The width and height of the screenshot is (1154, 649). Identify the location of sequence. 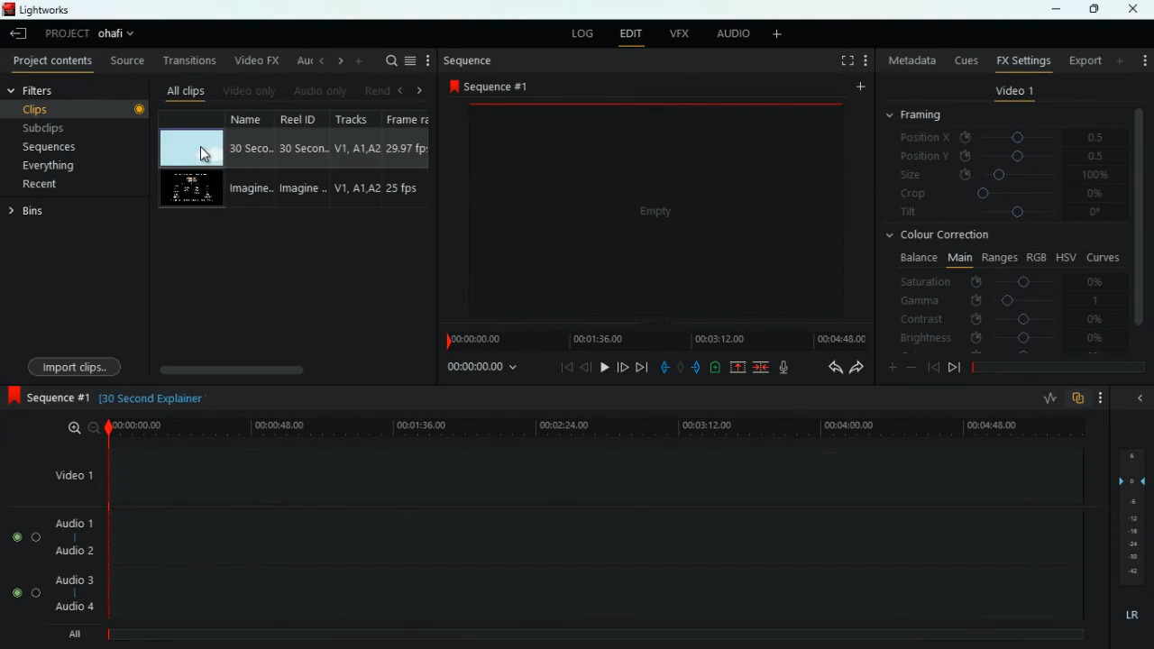
(471, 61).